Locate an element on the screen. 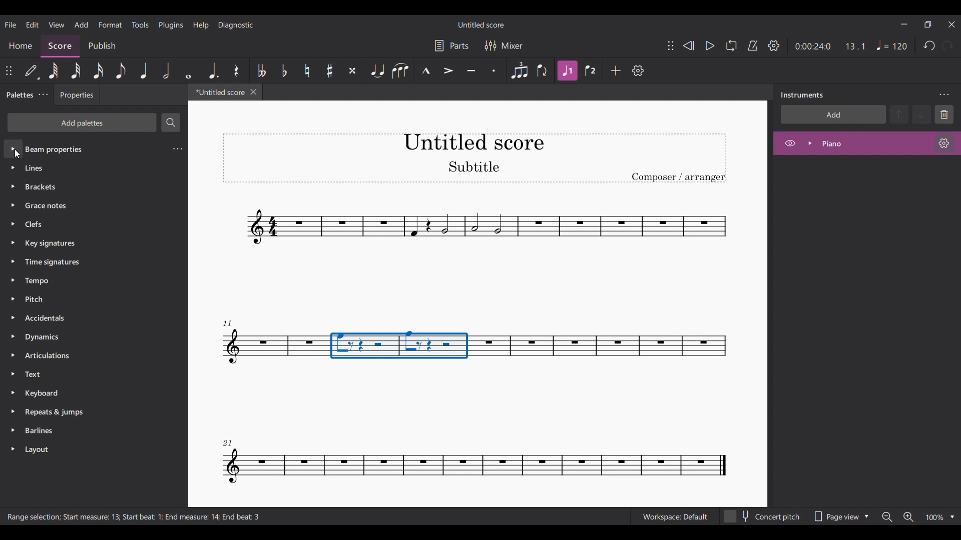 The image size is (961, 540). Undo is located at coordinates (930, 45).